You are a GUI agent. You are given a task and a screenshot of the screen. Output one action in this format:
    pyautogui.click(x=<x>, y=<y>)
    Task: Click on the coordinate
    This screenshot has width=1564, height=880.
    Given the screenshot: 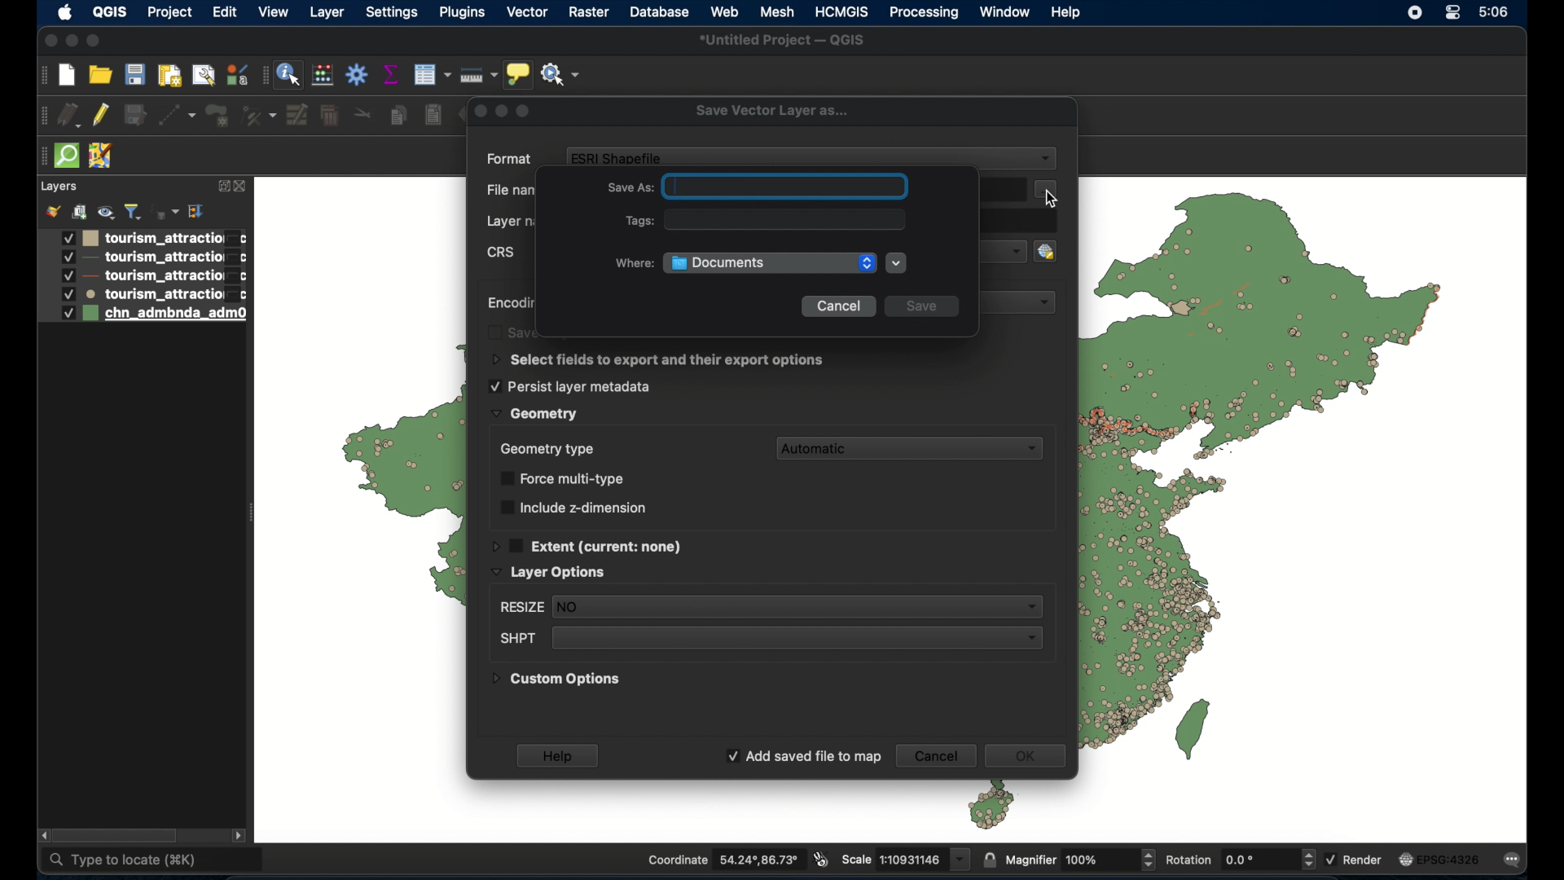 What is the action you would take?
    pyautogui.click(x=724, y=859)
    